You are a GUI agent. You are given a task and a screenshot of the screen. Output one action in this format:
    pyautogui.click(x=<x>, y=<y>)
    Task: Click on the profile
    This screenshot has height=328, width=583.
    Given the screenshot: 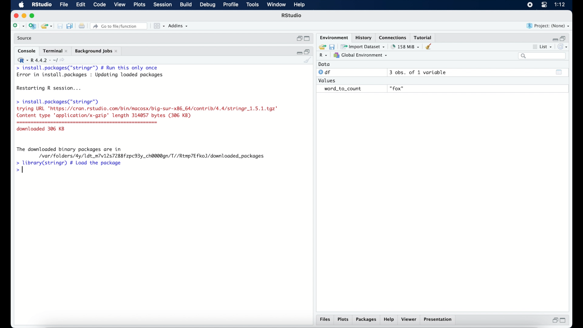 What is the action you would take?
    pyautogui.click(x=230, y=5)
    